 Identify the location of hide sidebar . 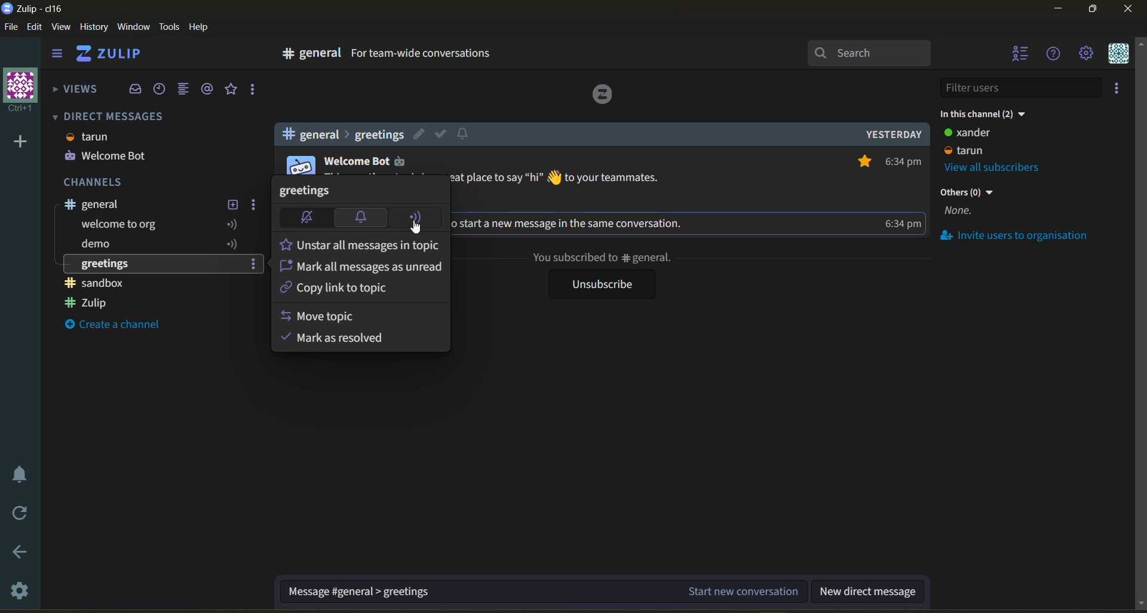
(57, 53).